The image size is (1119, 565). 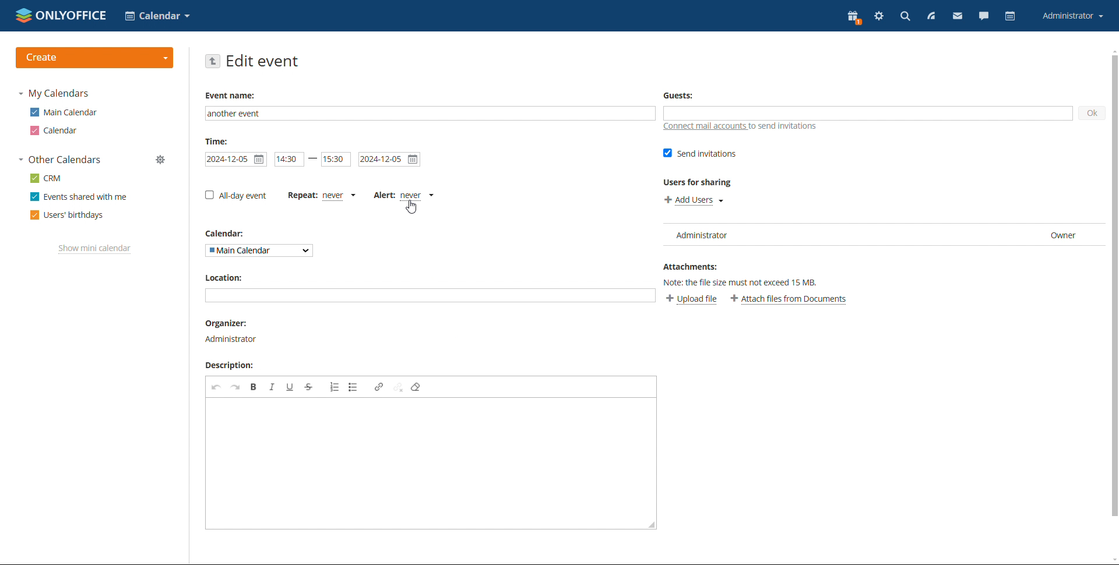 What do you see at coordinates (430, 295) in the screenshot?
I see `add location` at bounding box center [430, 295].